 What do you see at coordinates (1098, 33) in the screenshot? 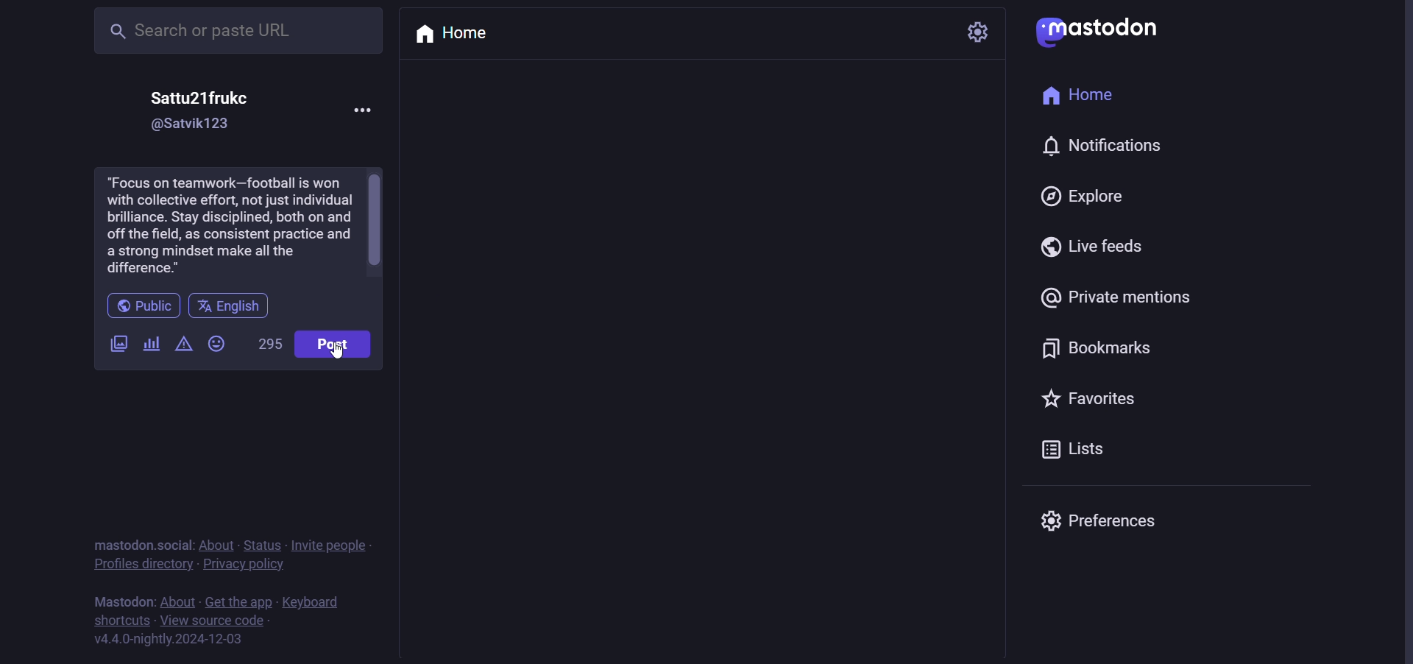
I see `mastodon` at bounding box center [1098, 33].